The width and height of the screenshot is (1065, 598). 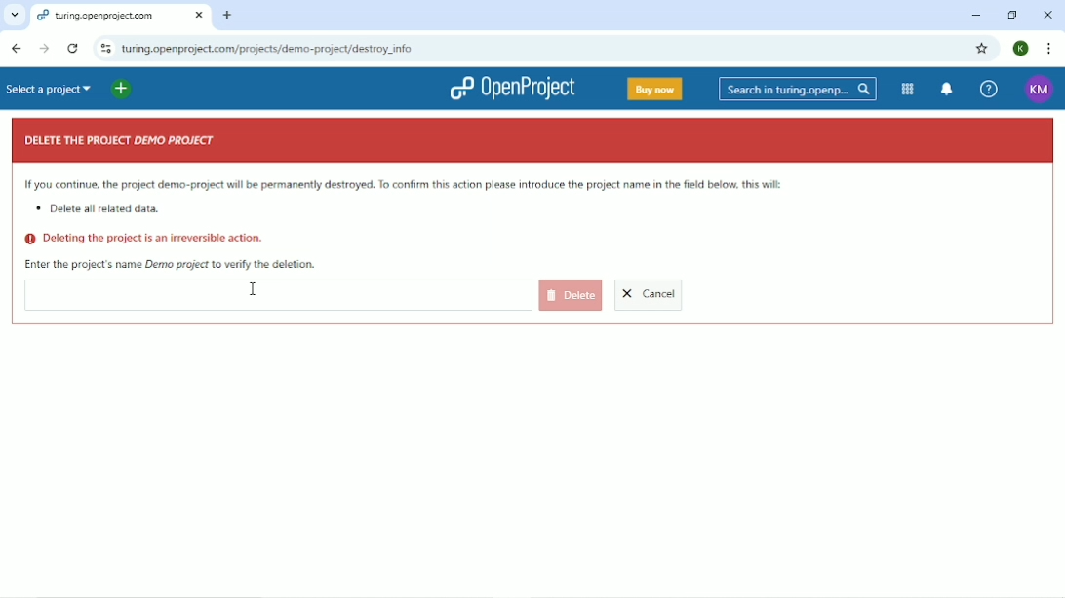 I want to click on Modules, so click(x=908, y=89).